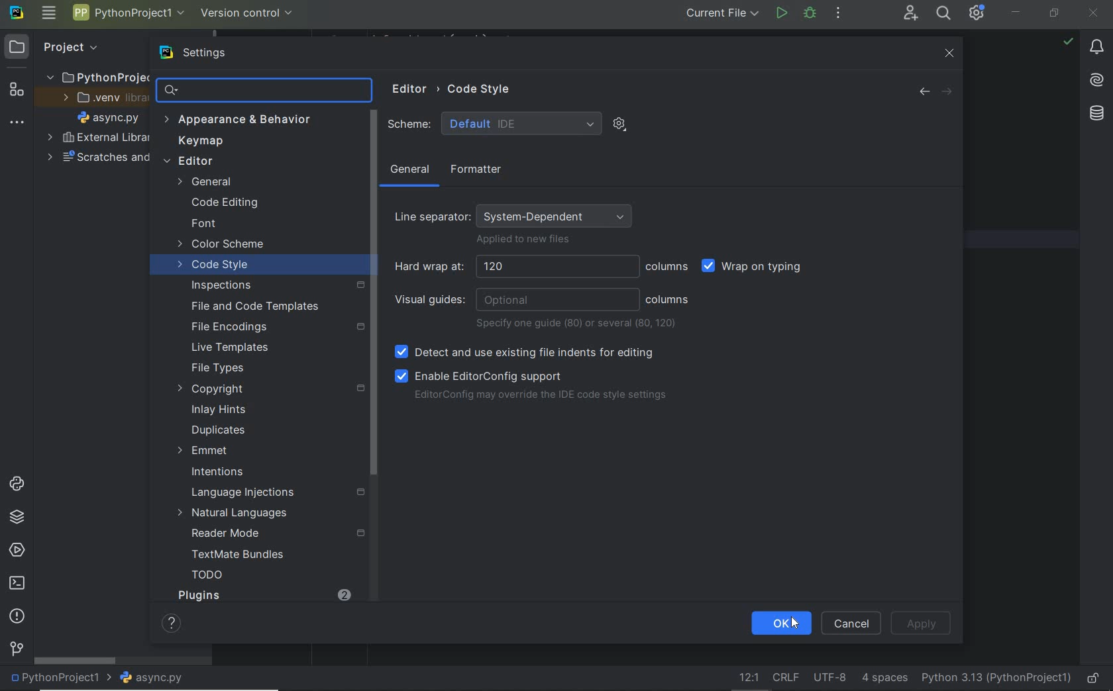  Describe the element at coordinates (234, 514) in the screenshot. I see `Natural Languages` at that location.